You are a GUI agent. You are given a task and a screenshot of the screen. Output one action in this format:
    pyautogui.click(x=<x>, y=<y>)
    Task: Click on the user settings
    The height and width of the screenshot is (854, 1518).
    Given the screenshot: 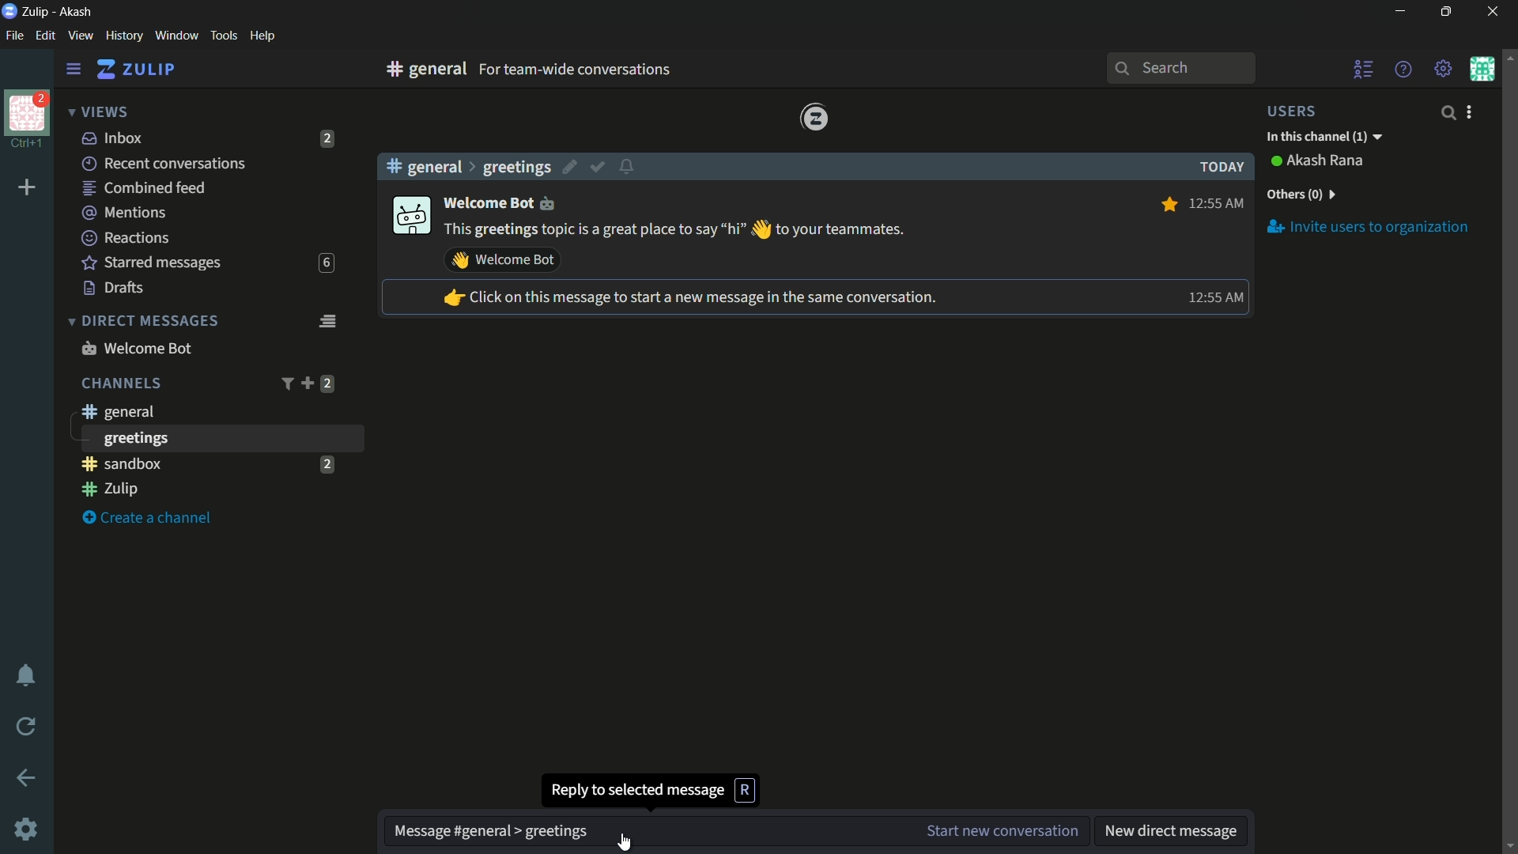 What is the action you would take?
    pyautogui.click(x=1472, y=111)
    